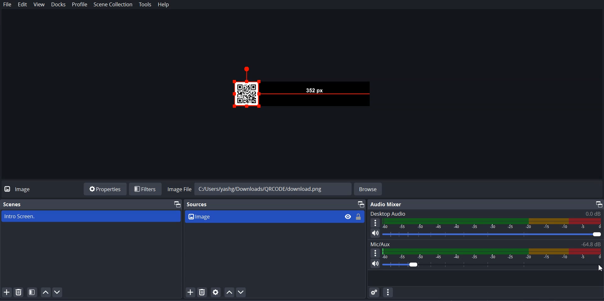 This screenshot has height=301, width=604. I want to click on Scene Collection, so click(113, 4).